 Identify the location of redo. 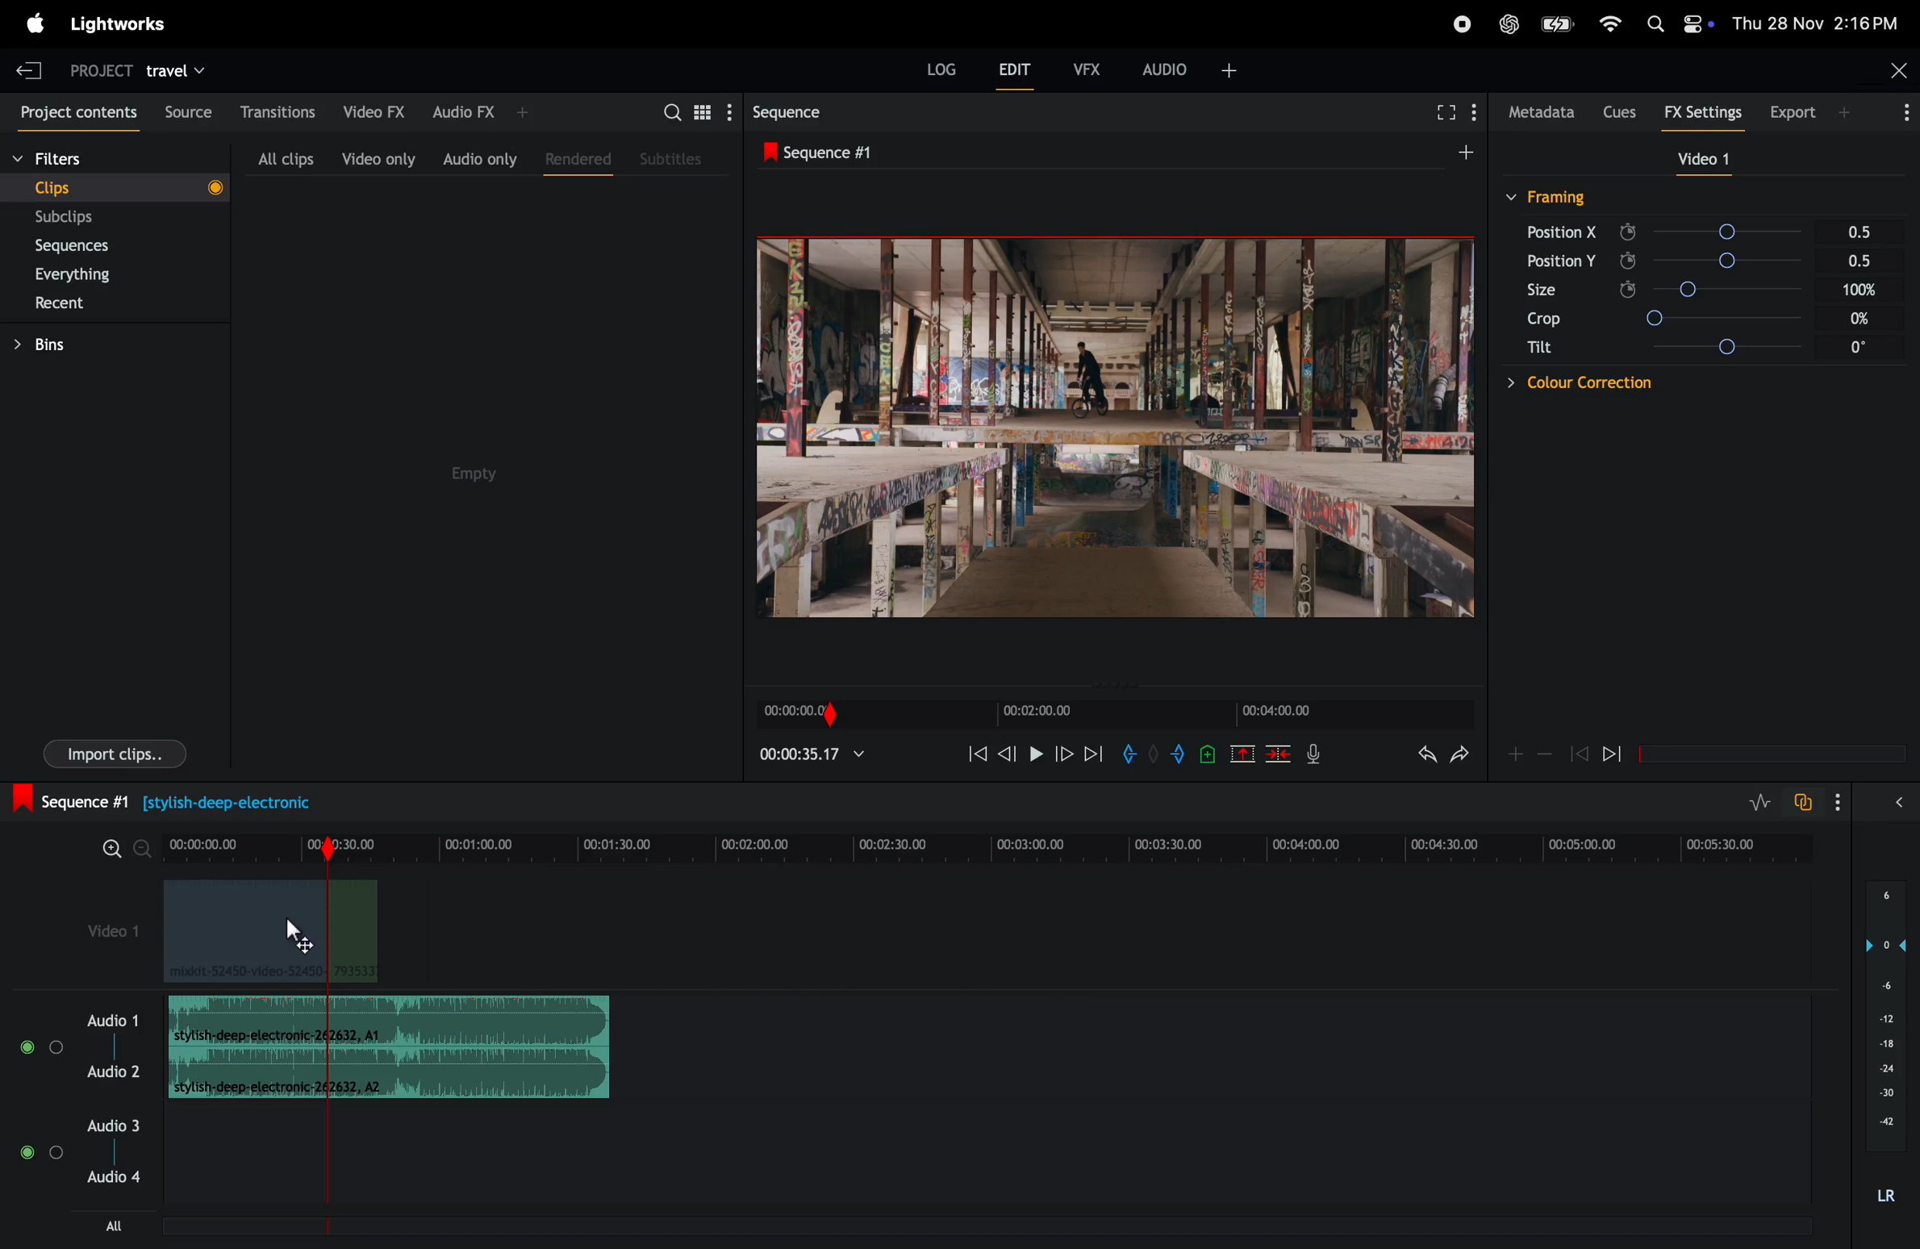
(1421, 756).